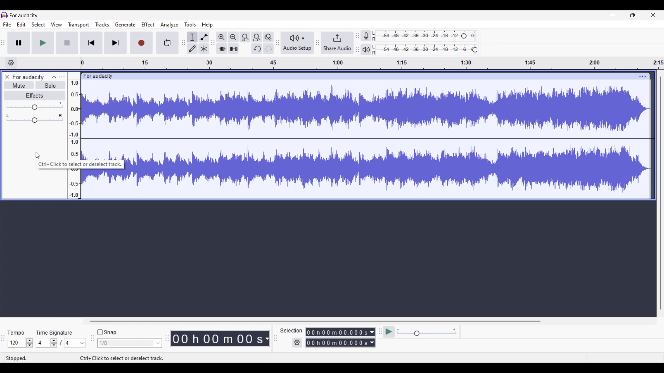 The width and height of the screenshot is (664, 373). Describe the element at coordinates (21, 25) in the screenshot. I see `Edit menu` at that location.